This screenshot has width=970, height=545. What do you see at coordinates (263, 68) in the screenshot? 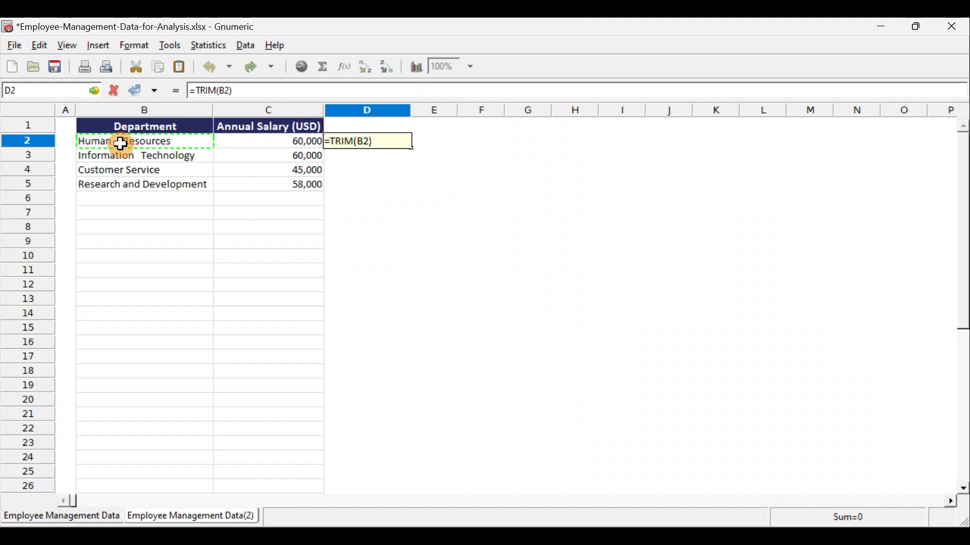
I see `Redo the undone action` at bounding box center [263, 68].